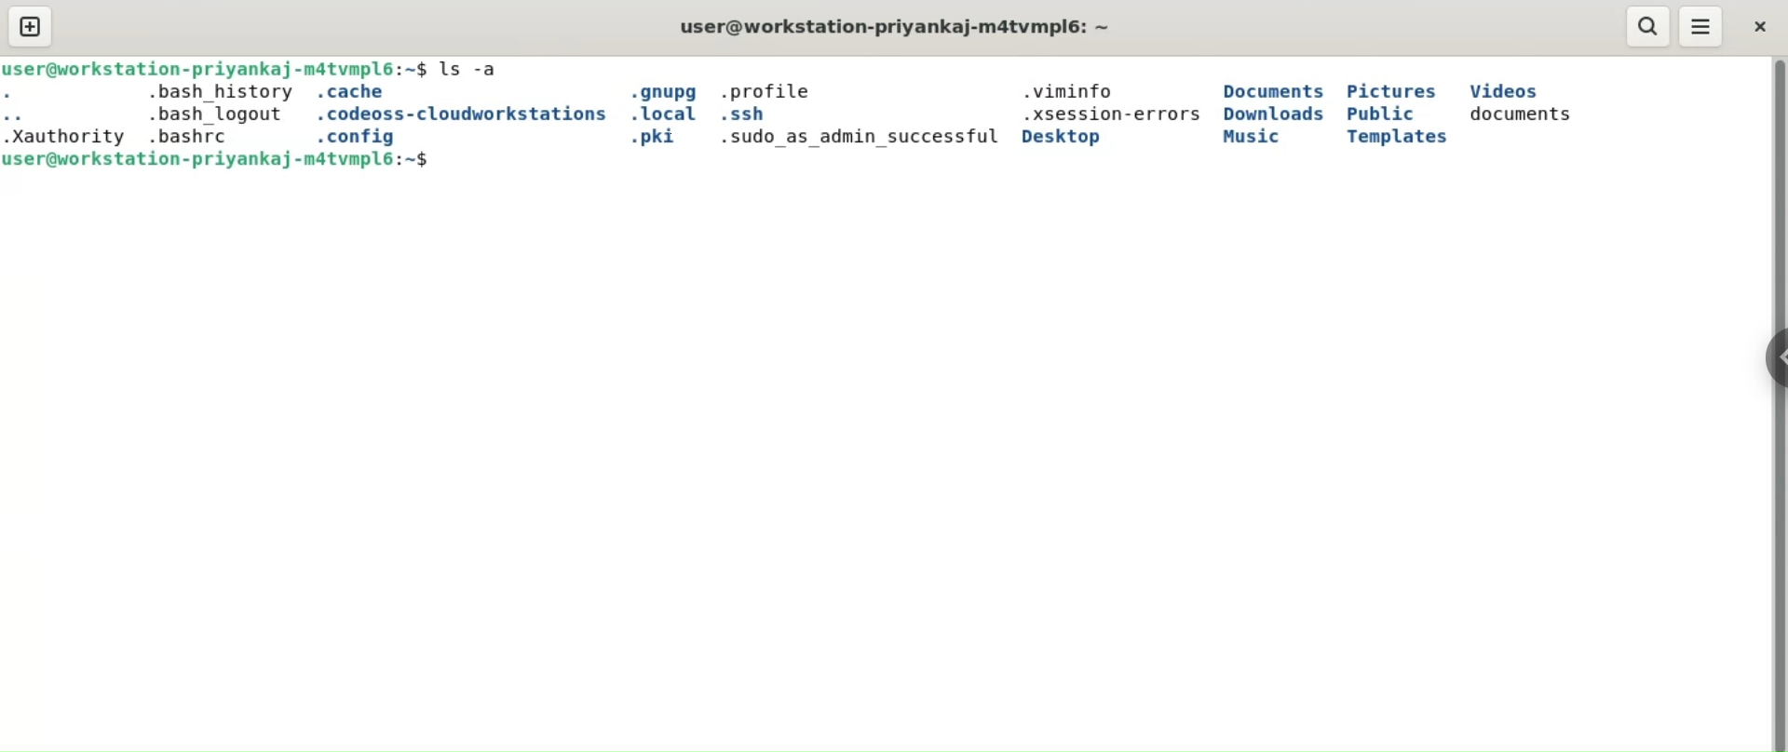 The width and height of the screenshot is (1788, 752). What do you see at coordinates (364, 92) in the screenshot?
I see `.cache` at bounding box center [364, 92].